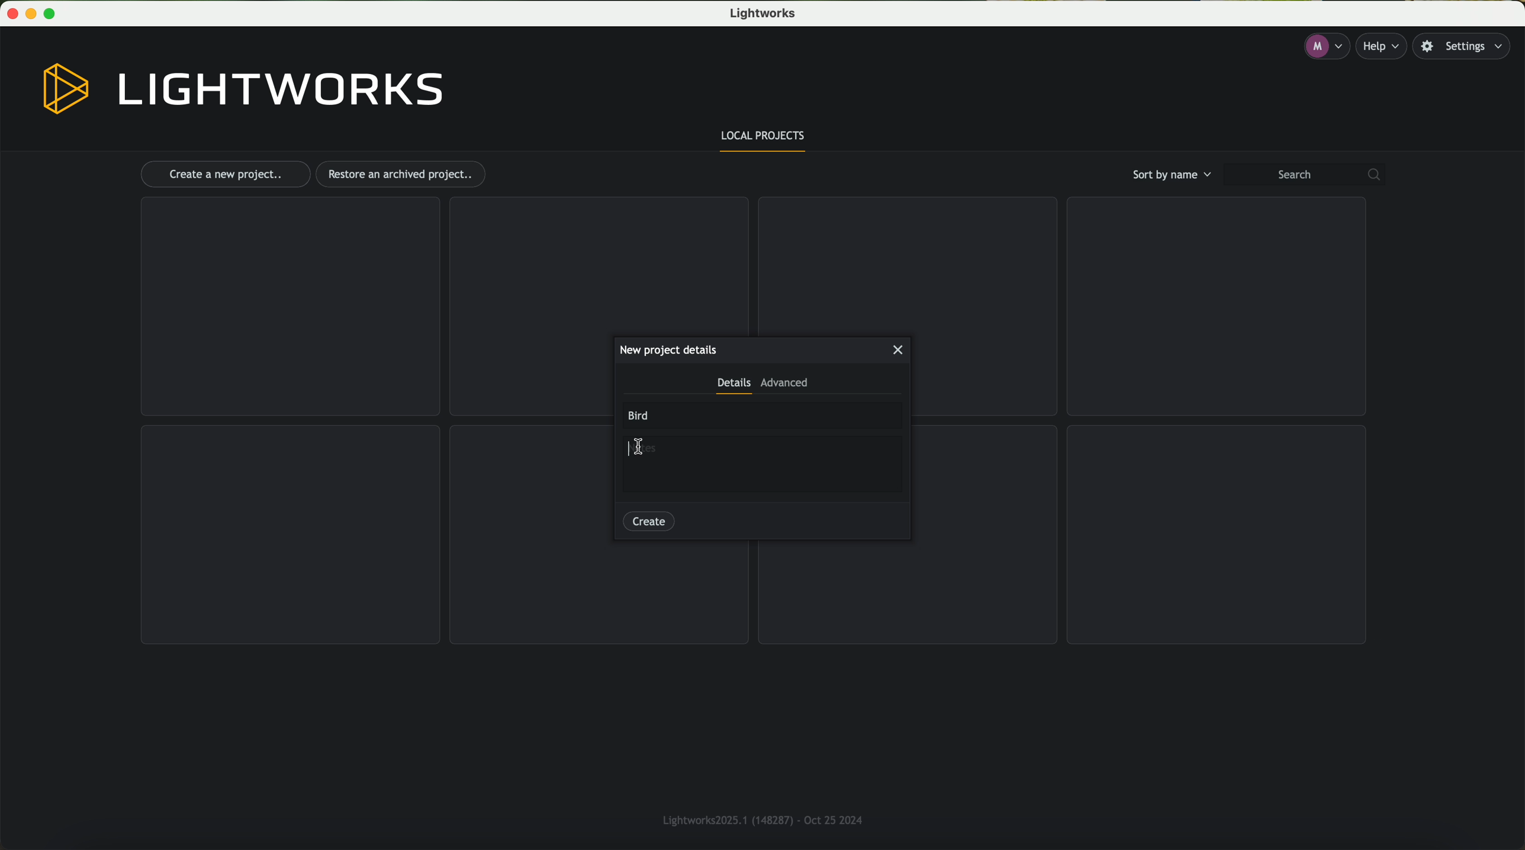 The width and height of the screenshot is (1525, 850). I want to click on settings, so click(1467, 47).